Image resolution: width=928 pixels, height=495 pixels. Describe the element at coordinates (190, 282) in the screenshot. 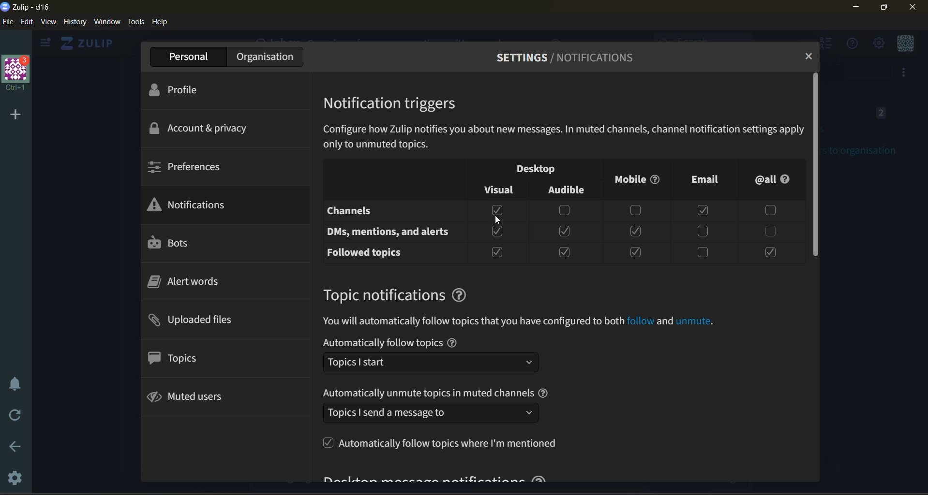

I see `alert words` at that location.